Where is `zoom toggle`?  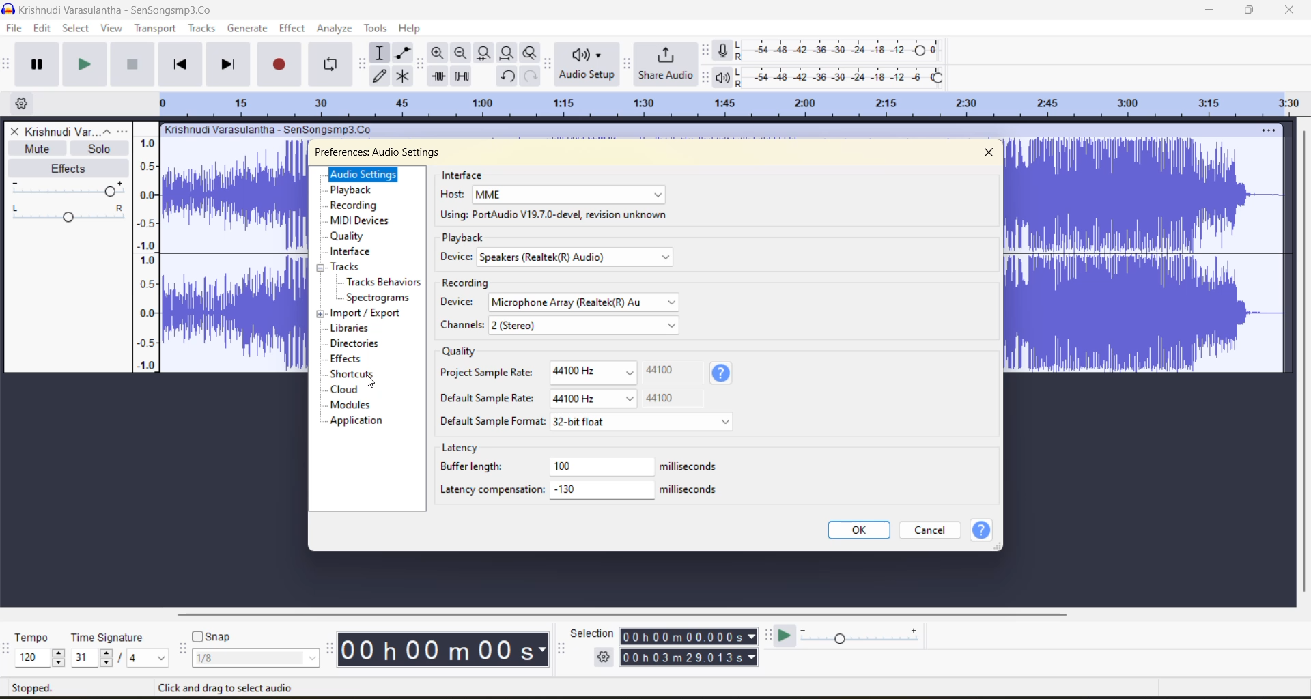 zoom toggle is located at coordinates (531, 53).